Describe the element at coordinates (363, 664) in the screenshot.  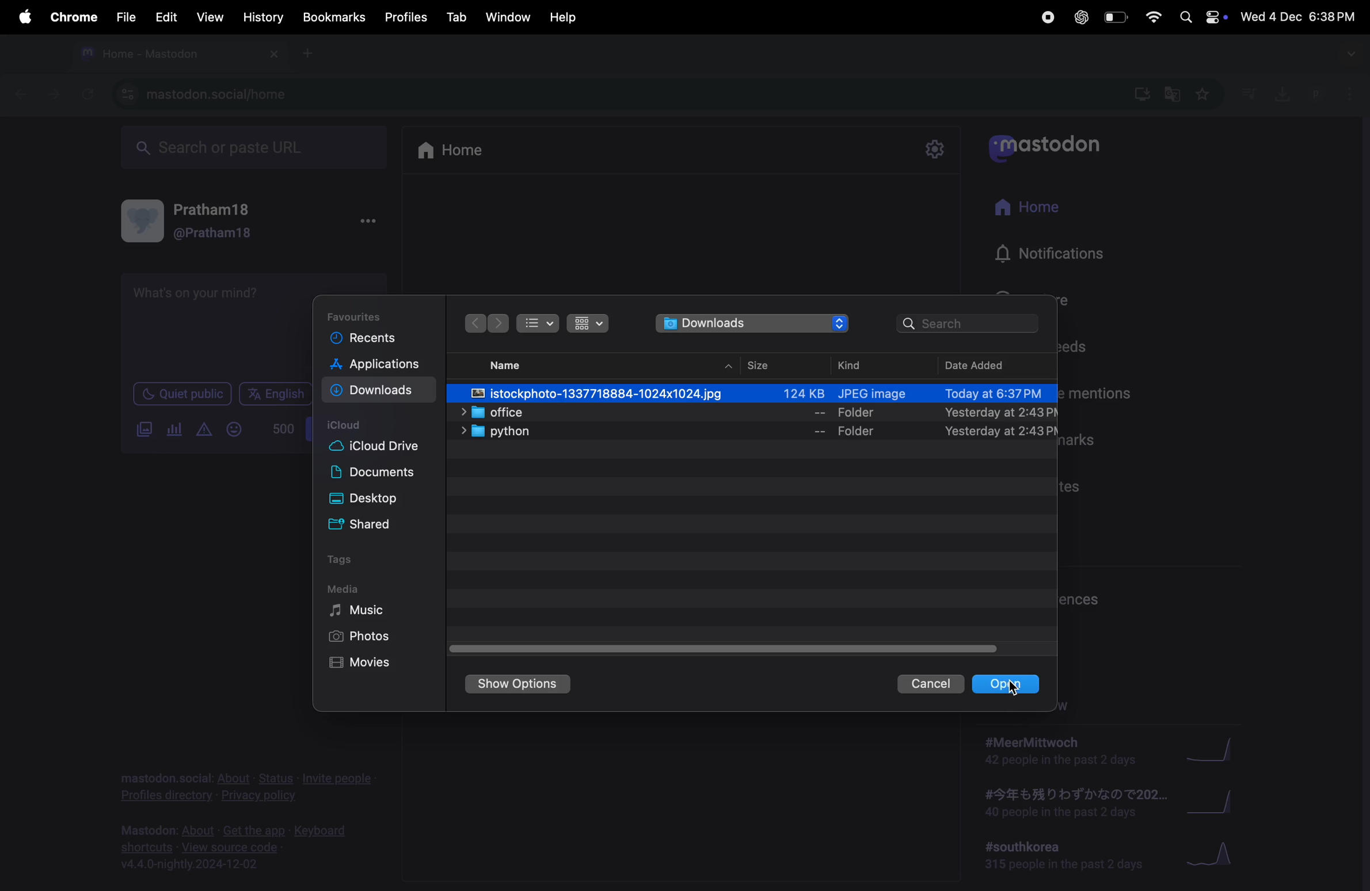
I see `movies` at that location.